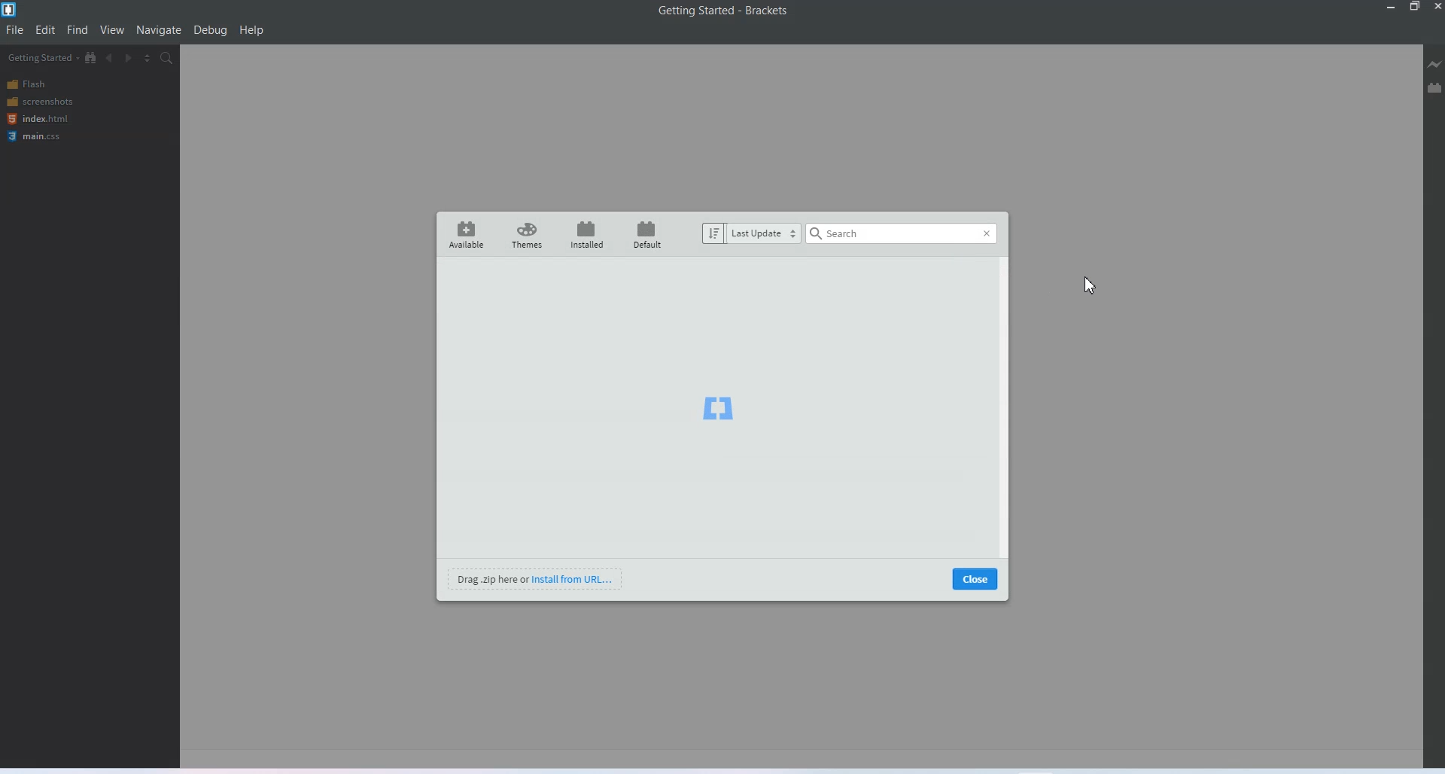 The image size is (1445, 774). What do you see at coordinates (537, 578) in the screenshot?
I see `Install from URL` at bounding box center [537, 578].